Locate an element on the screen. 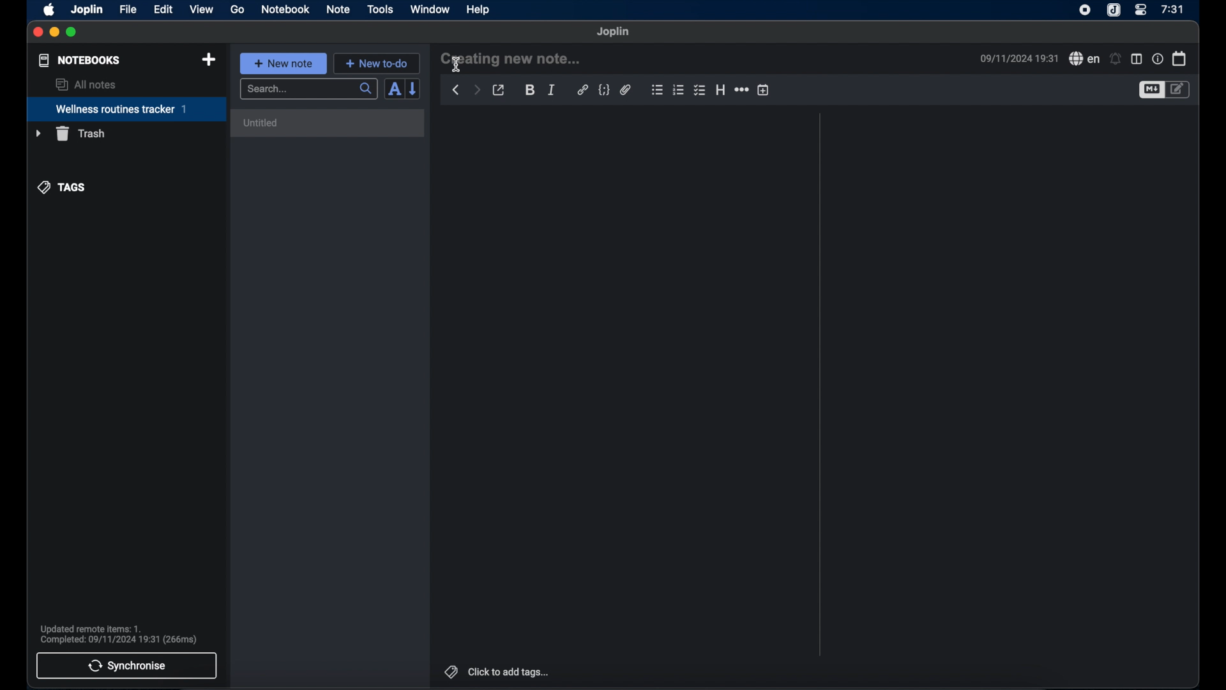 The height and width of the screenshot is (690, 1226). italic is located at coordinates (552, 90).